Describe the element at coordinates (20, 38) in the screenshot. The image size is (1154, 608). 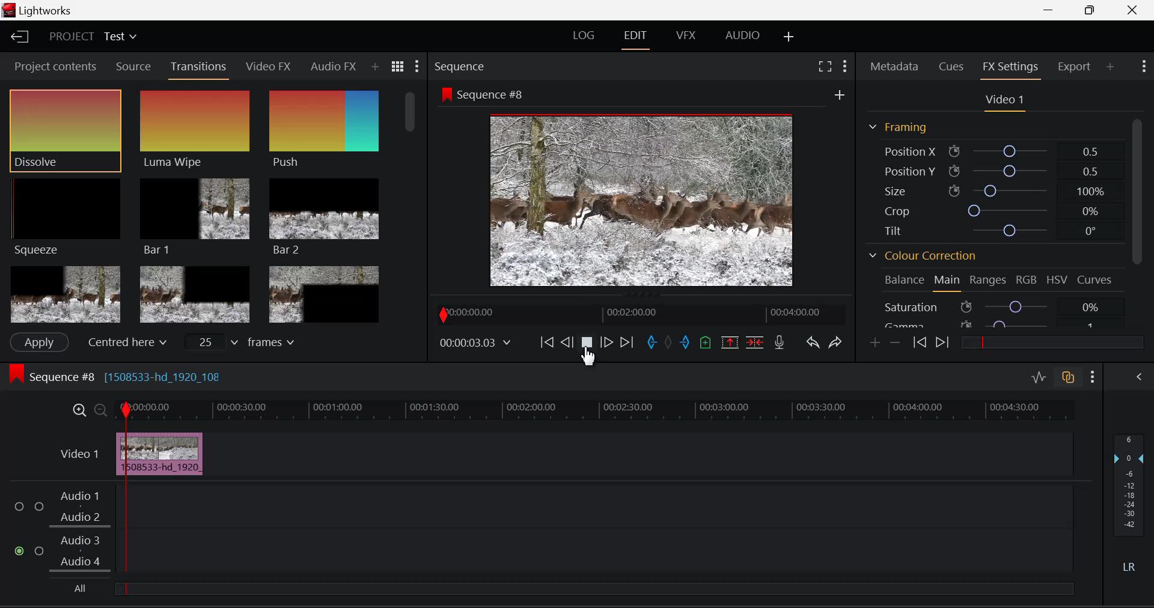
I see `Go to Homepage` at that location.